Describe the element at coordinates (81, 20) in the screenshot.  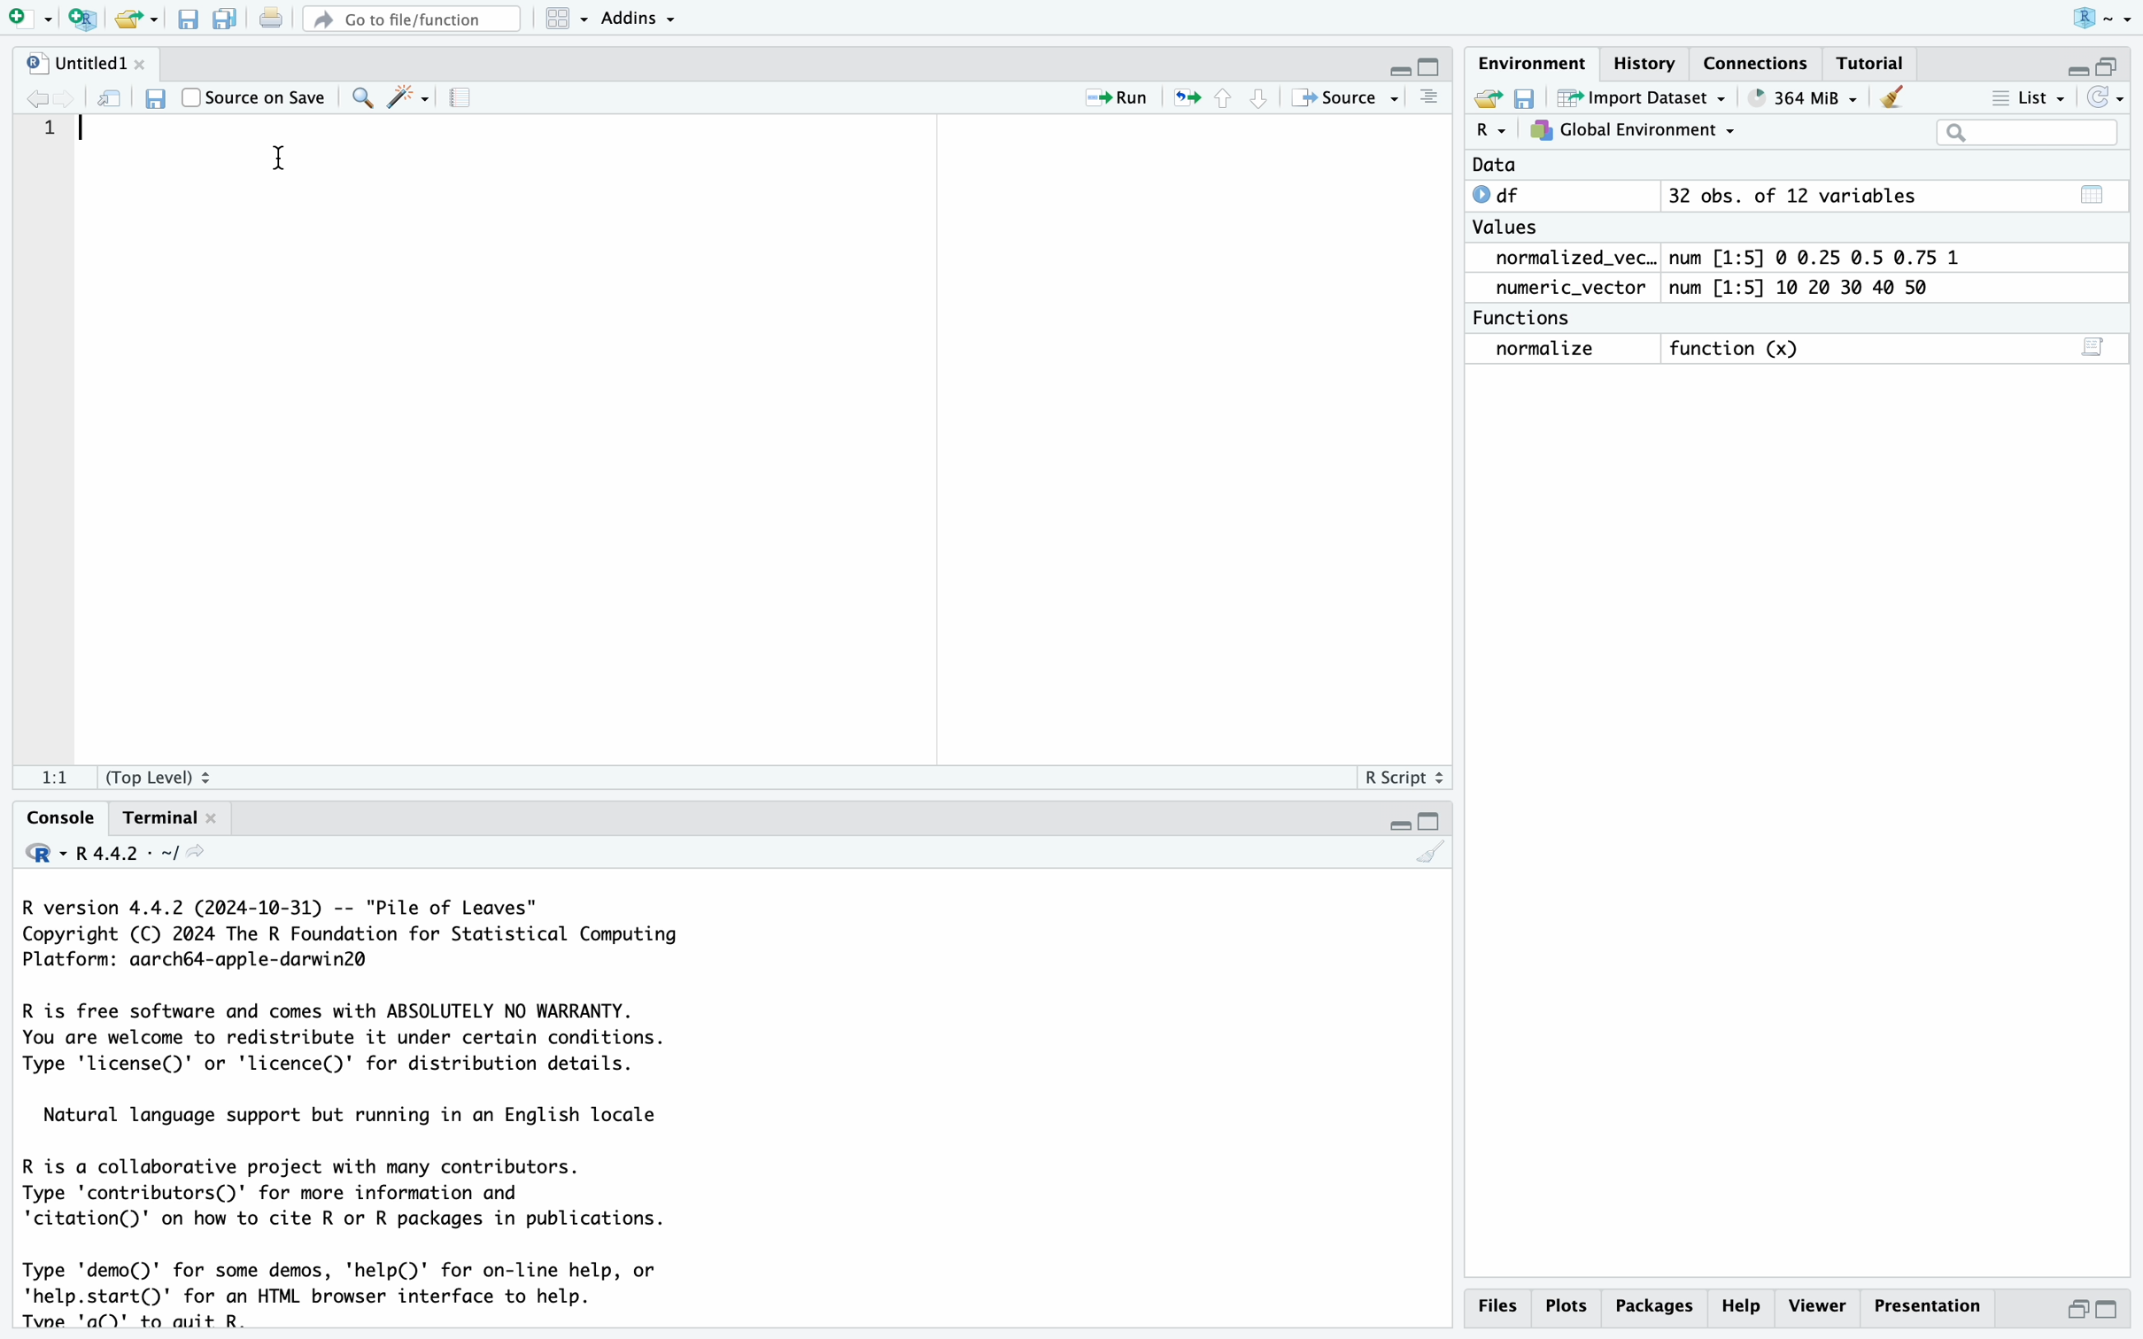
I see `New R Script` at that location.